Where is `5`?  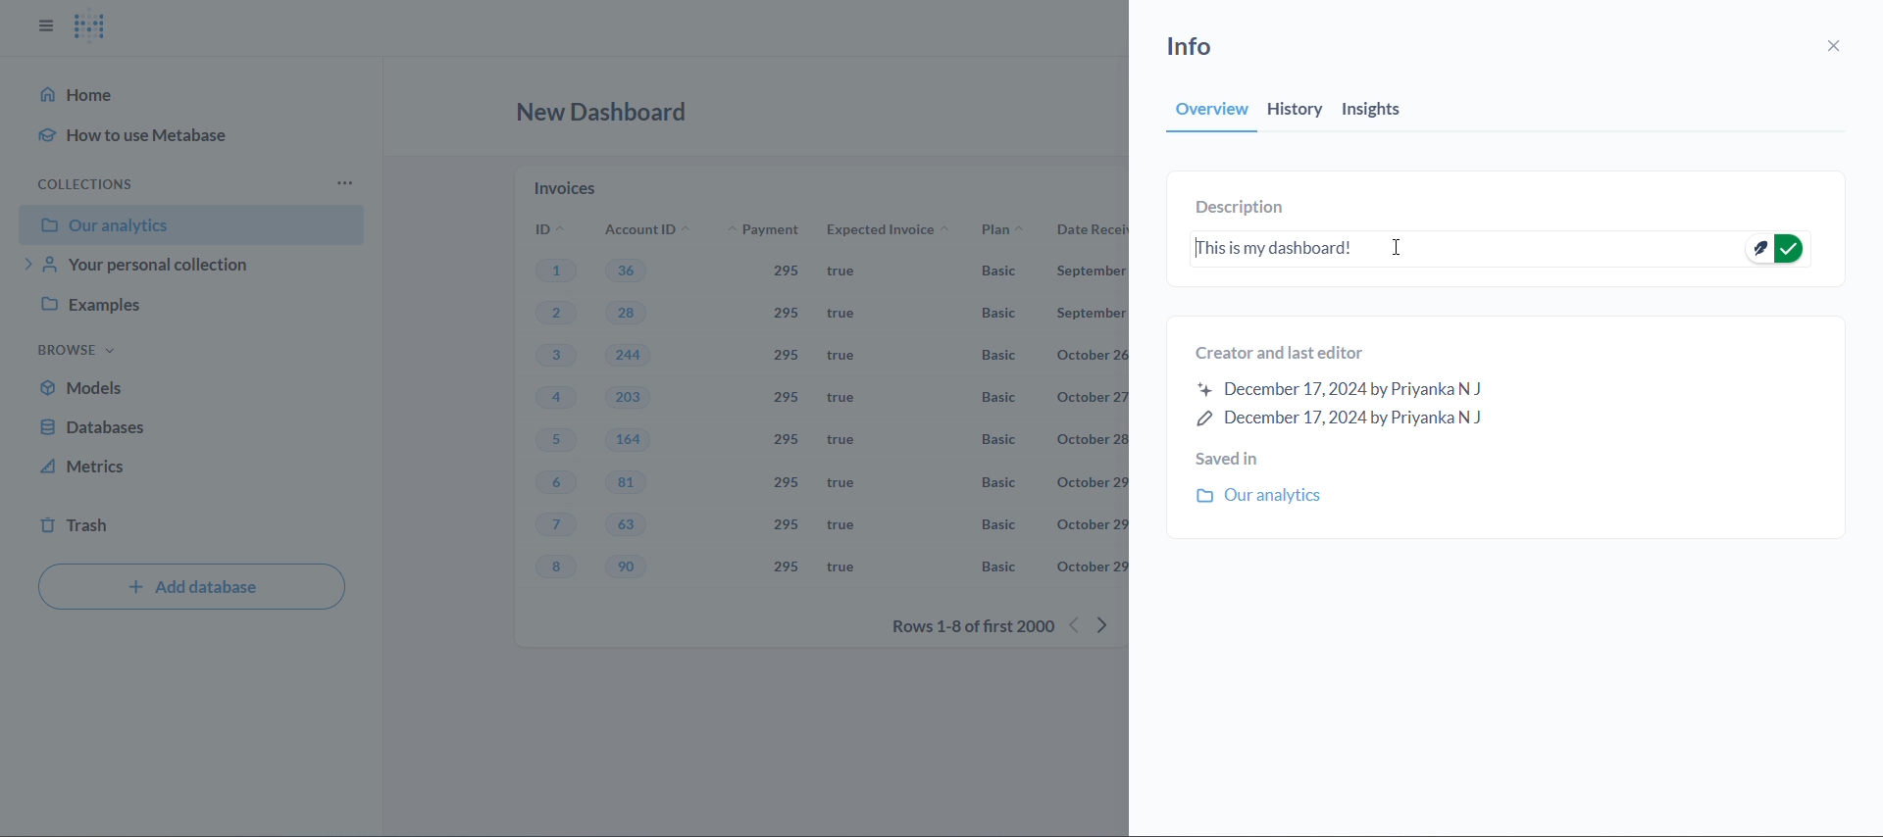 5 is located at coordinates (556, 441).